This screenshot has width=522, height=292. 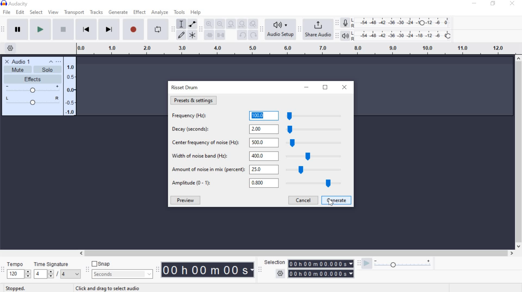 What do you see at coordinates (108, 288) in the screenshot?
I see `Click and drag to select audio` at bounding box center [108, 288].